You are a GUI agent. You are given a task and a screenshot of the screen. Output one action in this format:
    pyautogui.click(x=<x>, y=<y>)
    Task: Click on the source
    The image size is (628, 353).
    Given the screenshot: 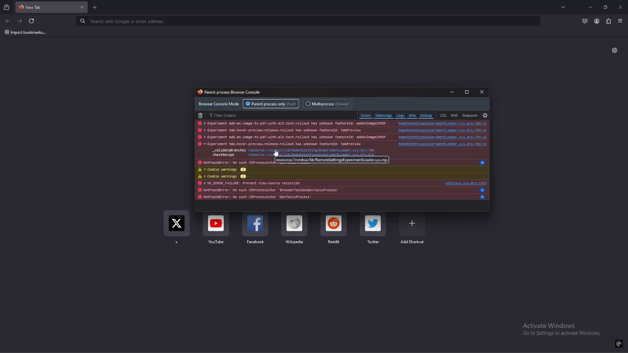 What is the action you would take?
    pyautogui.click(x=442, y=124)
    